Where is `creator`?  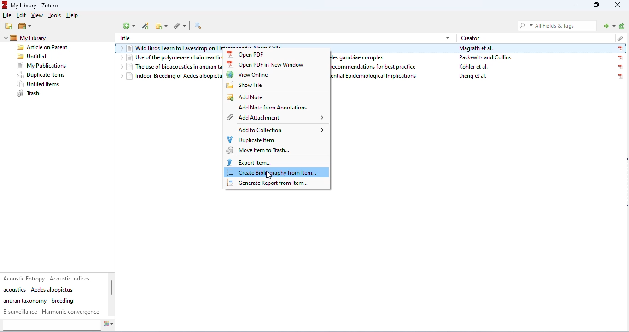 creator is located at coordinates (471, 38).